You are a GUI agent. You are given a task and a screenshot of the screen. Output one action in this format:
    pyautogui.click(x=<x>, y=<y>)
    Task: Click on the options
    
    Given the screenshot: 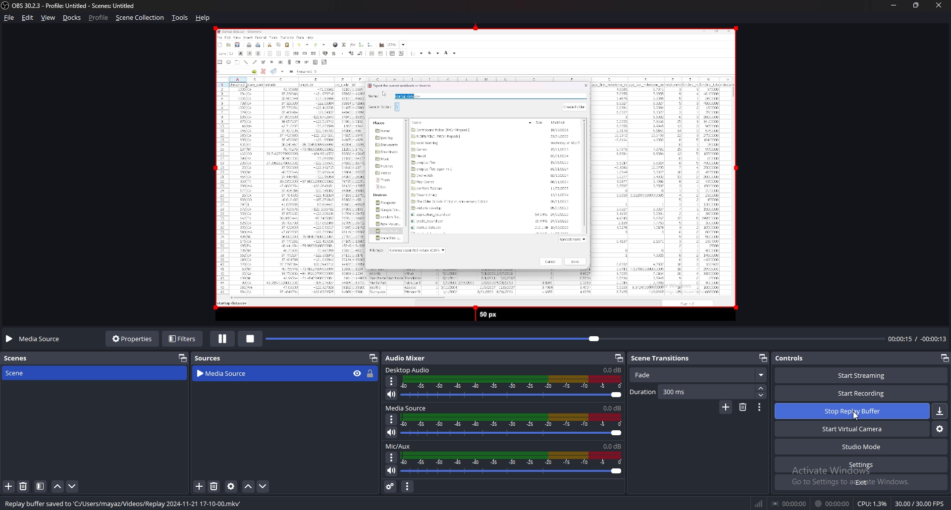 What is the action you would take?
    pyautogui.click(x=392, y=458)
    